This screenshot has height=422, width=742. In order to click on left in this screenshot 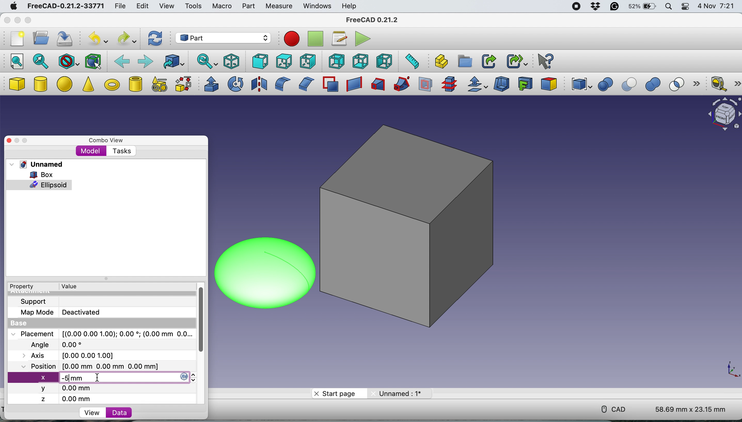, I will do `click(385, 61)`.